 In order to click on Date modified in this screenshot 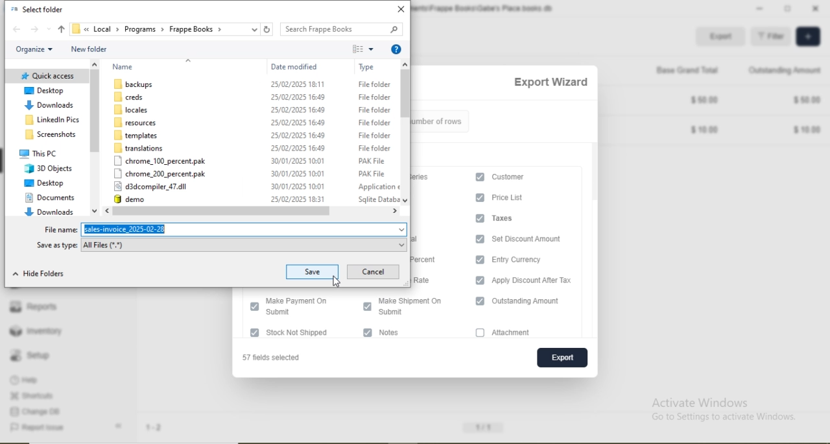, I will do `click(296, 68)`.